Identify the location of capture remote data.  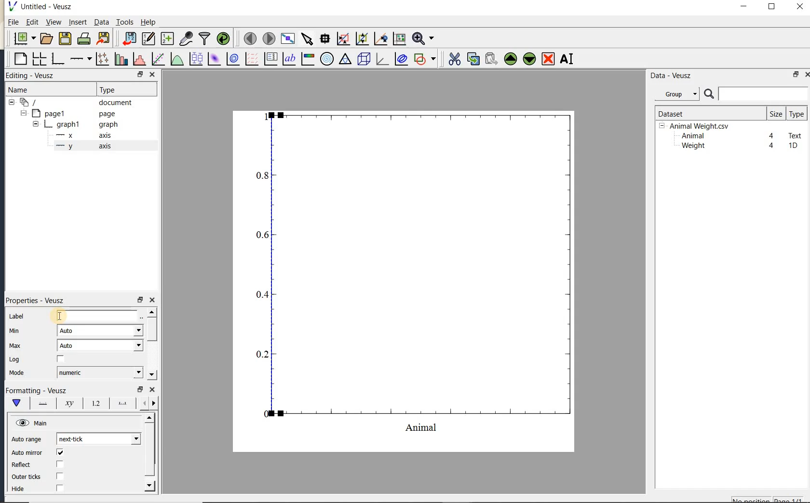
(186, 38).